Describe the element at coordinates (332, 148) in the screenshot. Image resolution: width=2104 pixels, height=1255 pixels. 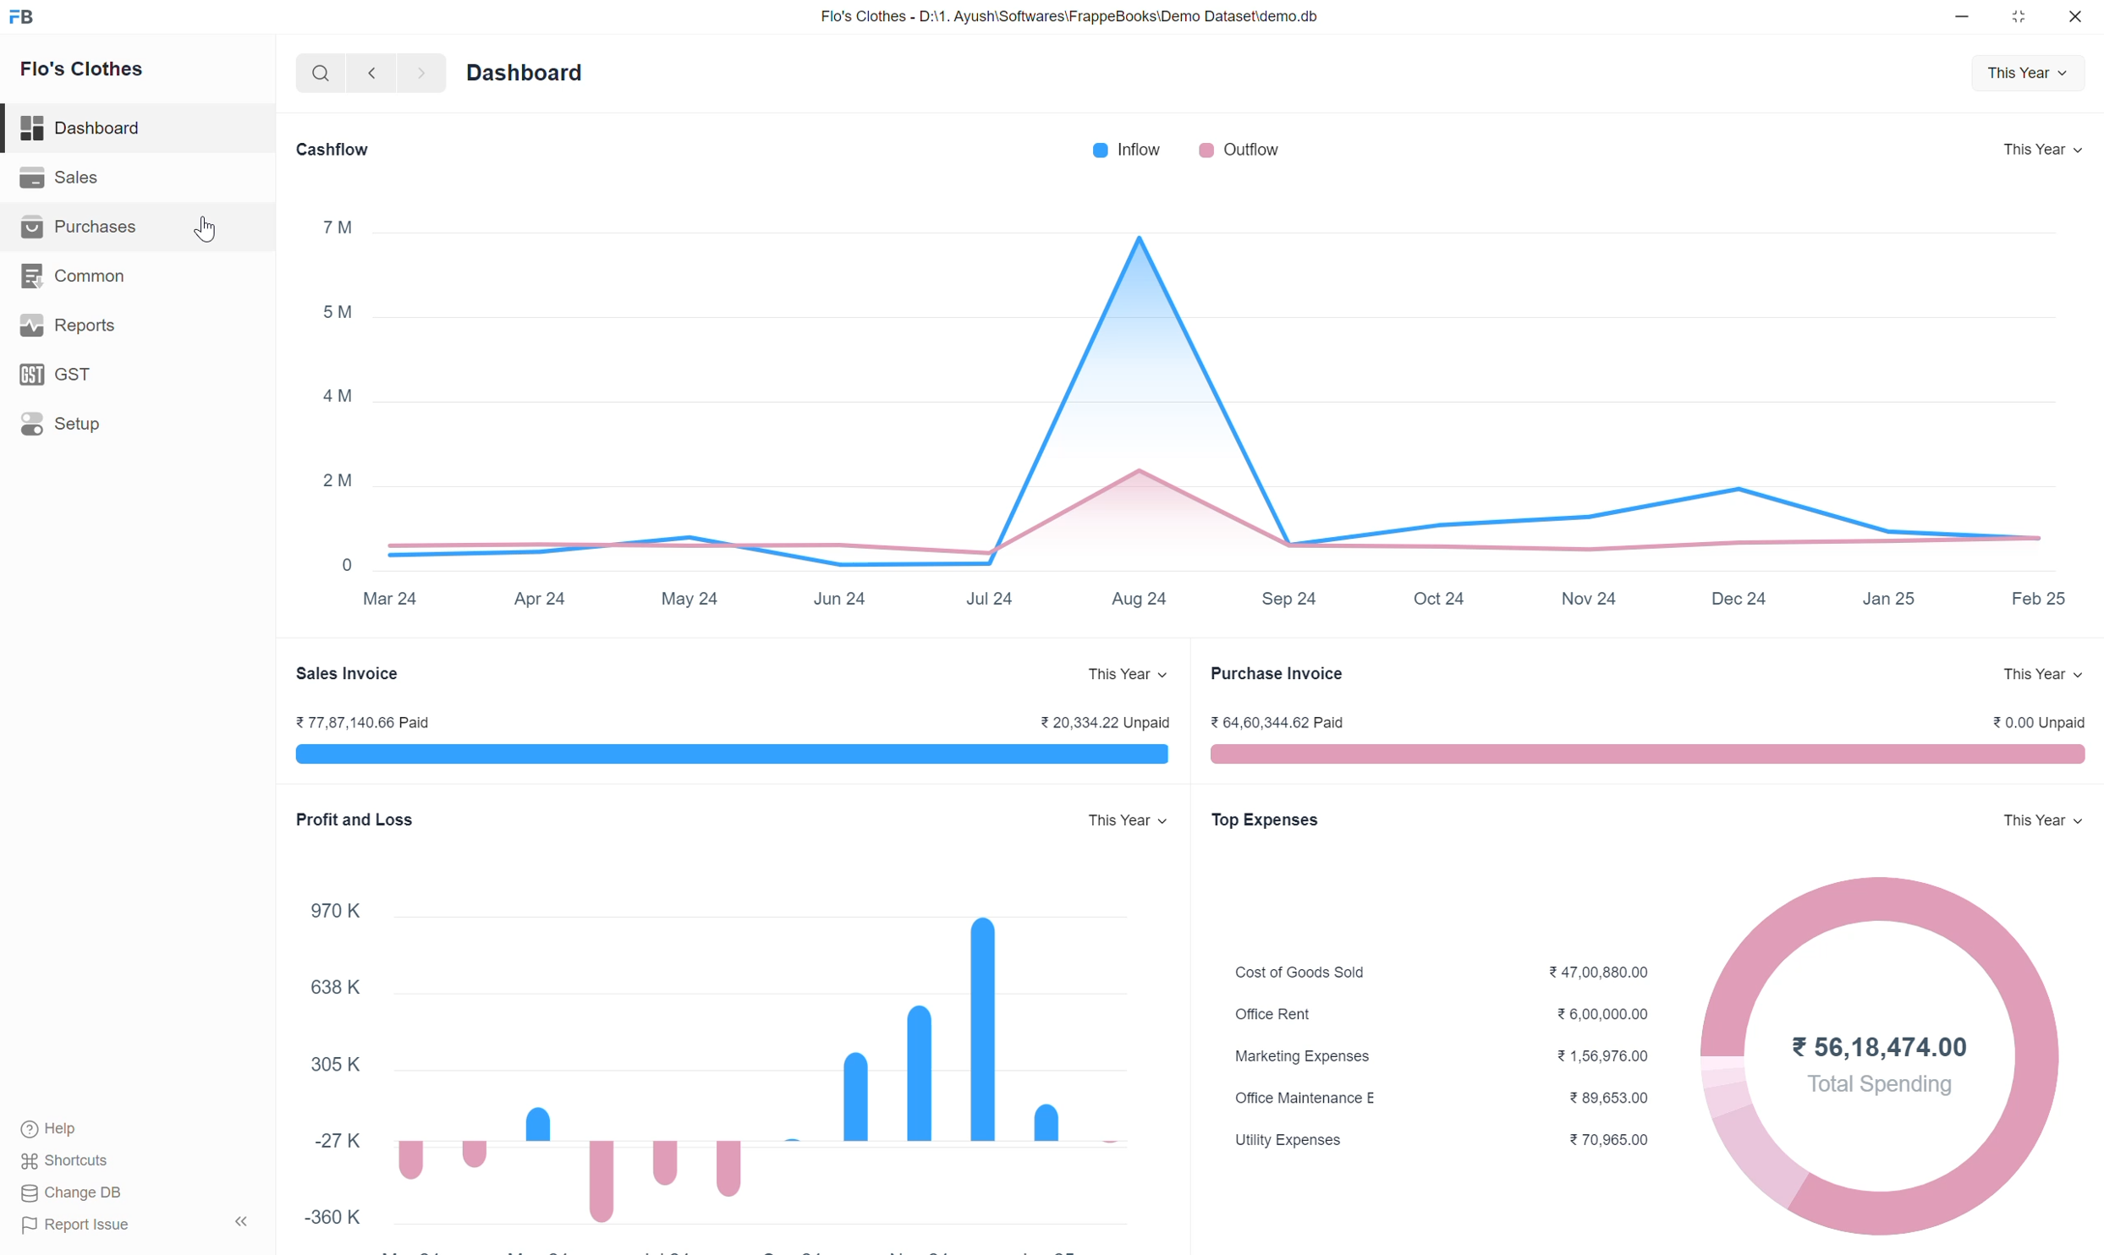
I see `Cashflow` at that location.